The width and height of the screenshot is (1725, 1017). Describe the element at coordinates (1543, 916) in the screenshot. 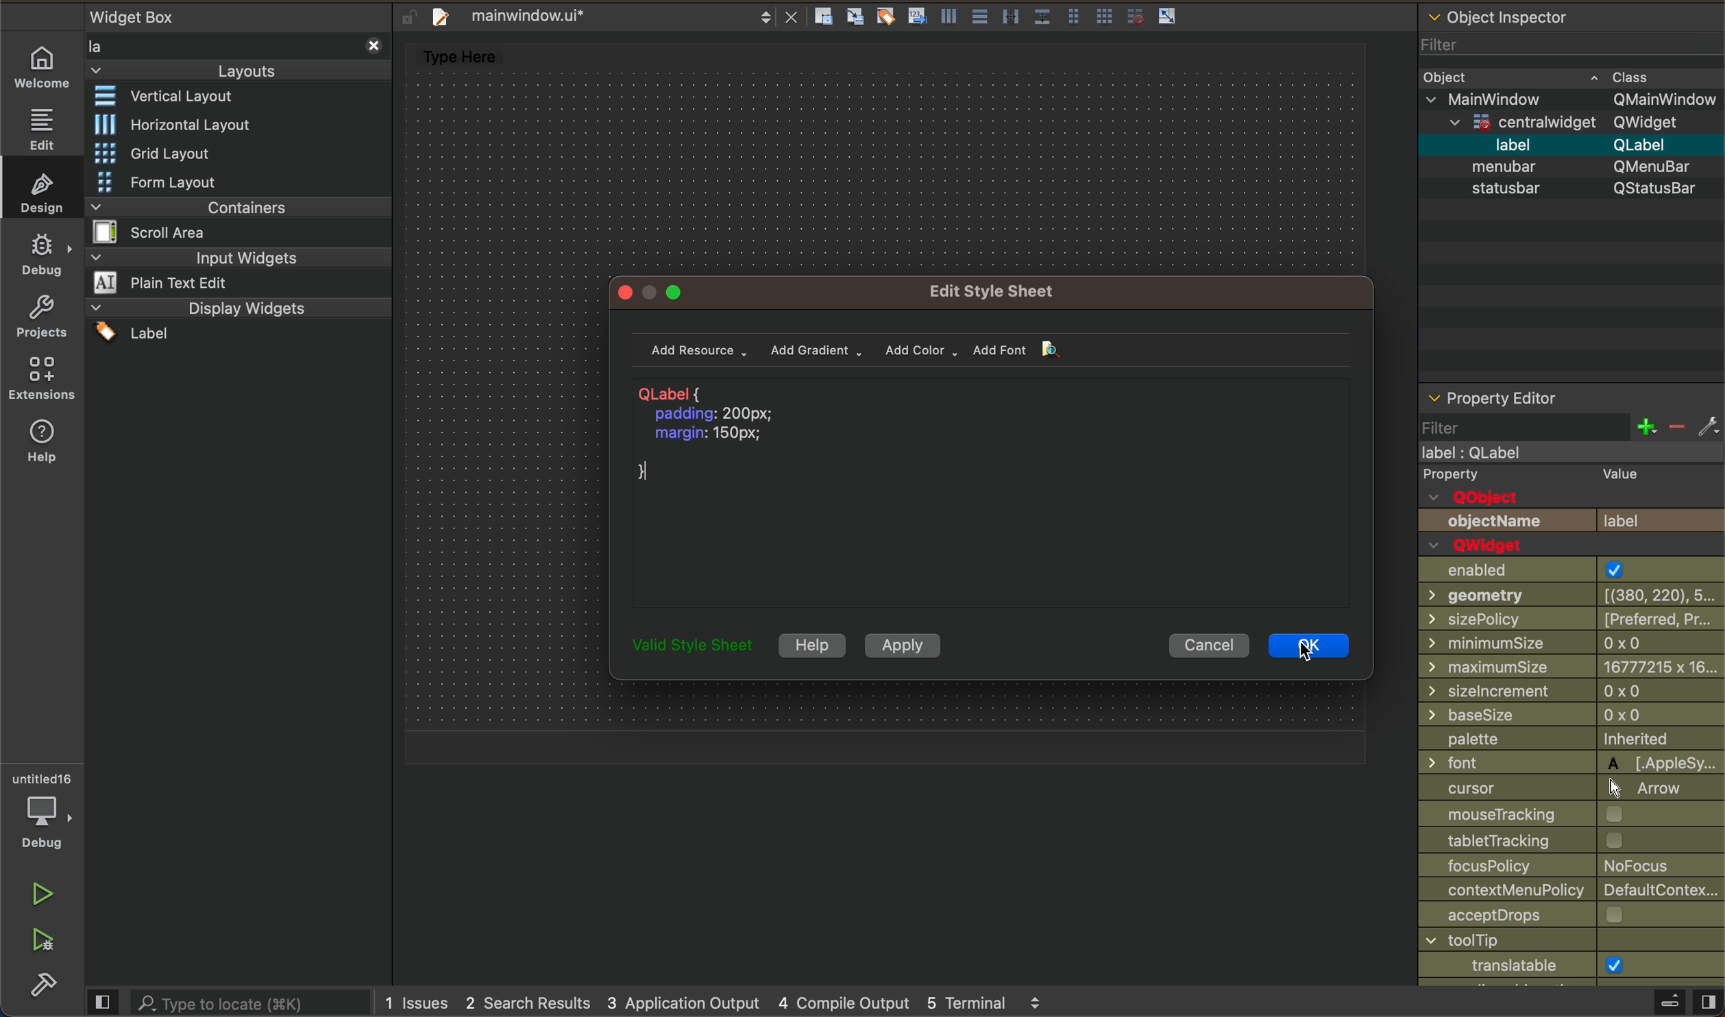

I see `accept drops` at that location.